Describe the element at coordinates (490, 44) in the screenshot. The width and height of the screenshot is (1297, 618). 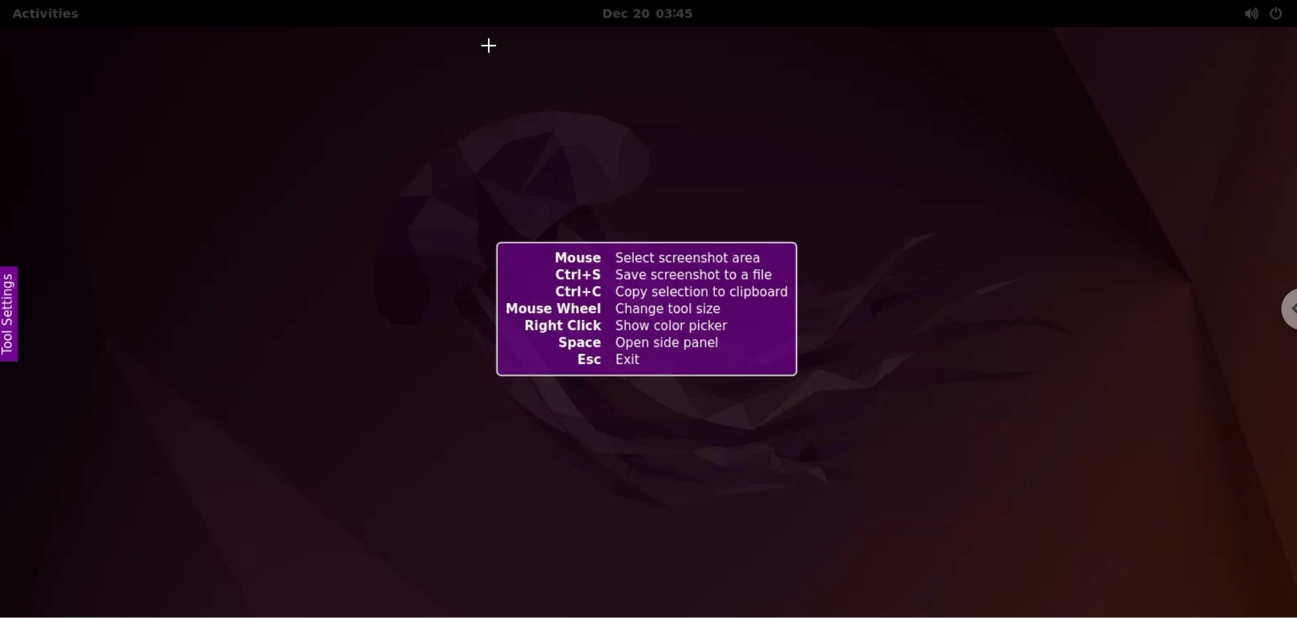
I see `cursor` at that location.